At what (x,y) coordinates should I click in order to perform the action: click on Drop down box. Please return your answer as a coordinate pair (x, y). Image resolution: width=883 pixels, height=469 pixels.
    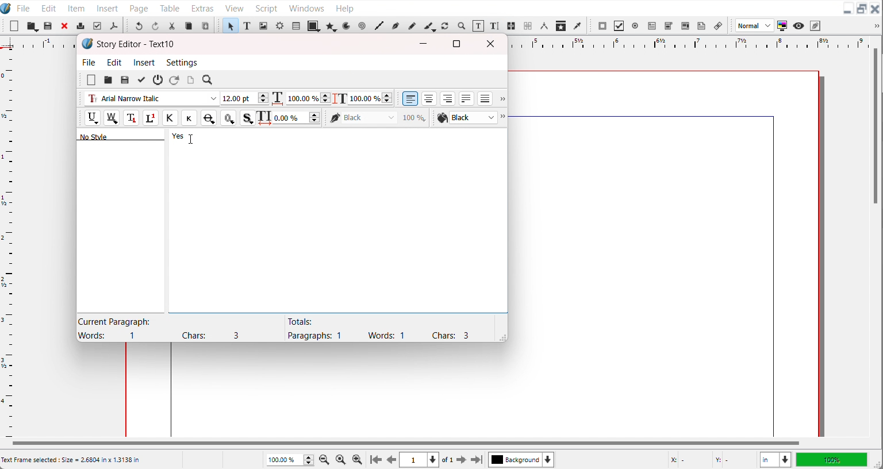
    Looking at the image, I should click on (501, 99).